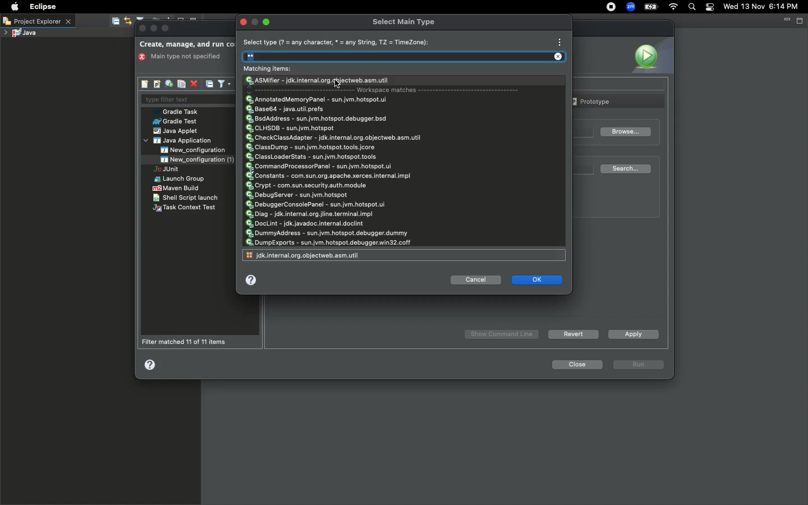 This screenshot has width=808, height=505. Describe the element at coordinates (338, 43) in the screenshot. I see `Select type (? = any character, * = any String, TZ = TimeZone):` at that location.